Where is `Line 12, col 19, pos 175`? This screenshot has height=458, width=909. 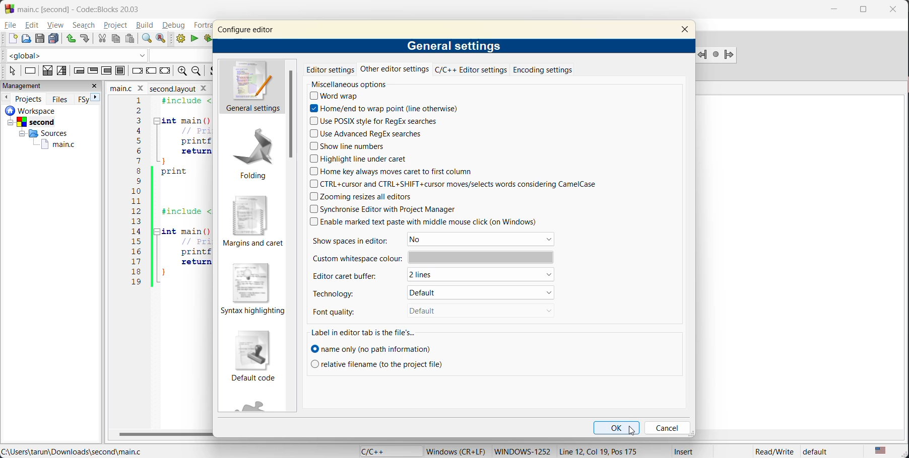
Line 12, col 19, pos 175 is located at coordinates (604, 451).